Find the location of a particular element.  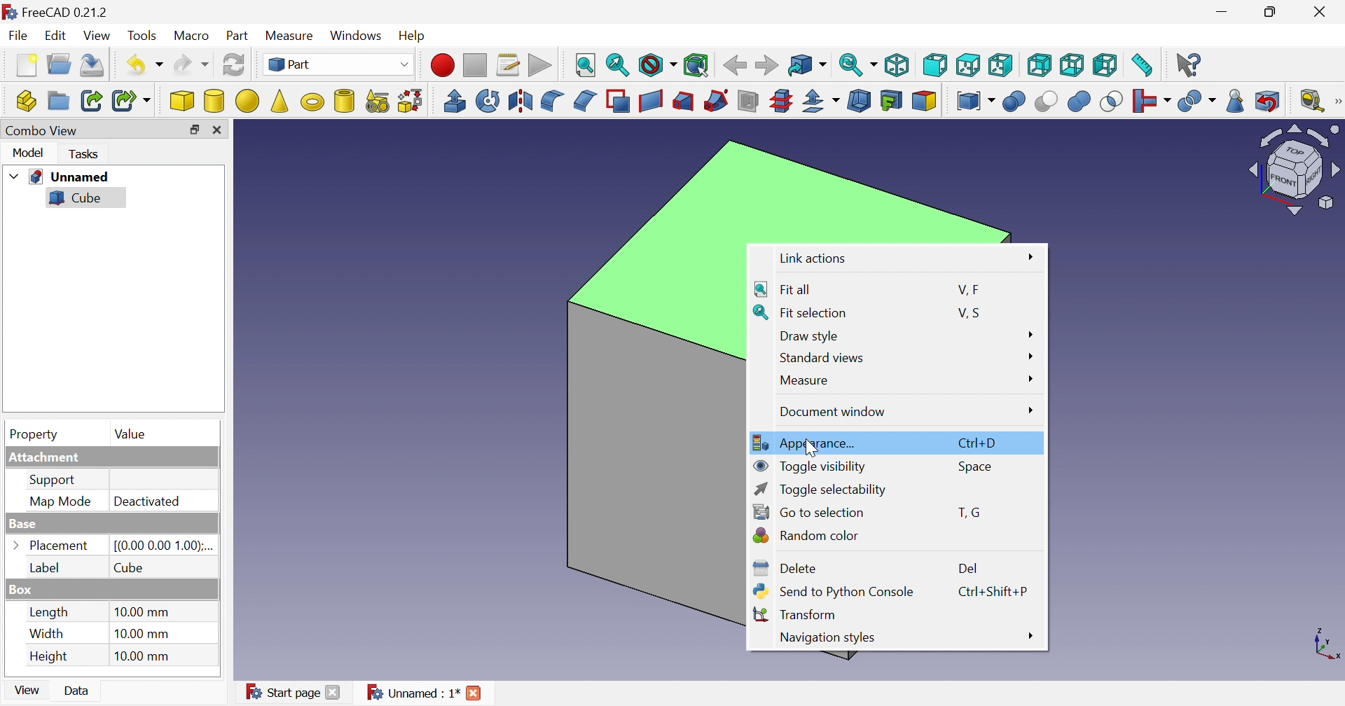

Got to linked object is located at coordinates (808, 64).